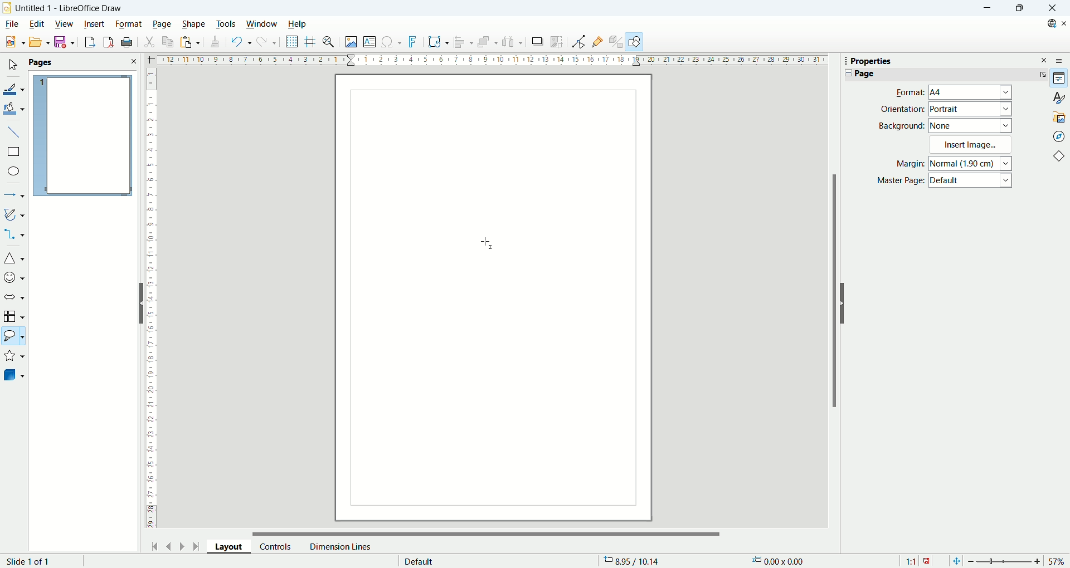 The width and height of the screenshot is (1070, 568). I want to click on logo, so click(7, 7).